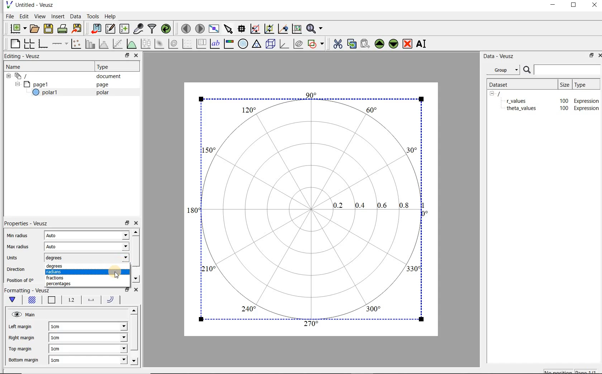  I want to click on Data, so click(76, 16).